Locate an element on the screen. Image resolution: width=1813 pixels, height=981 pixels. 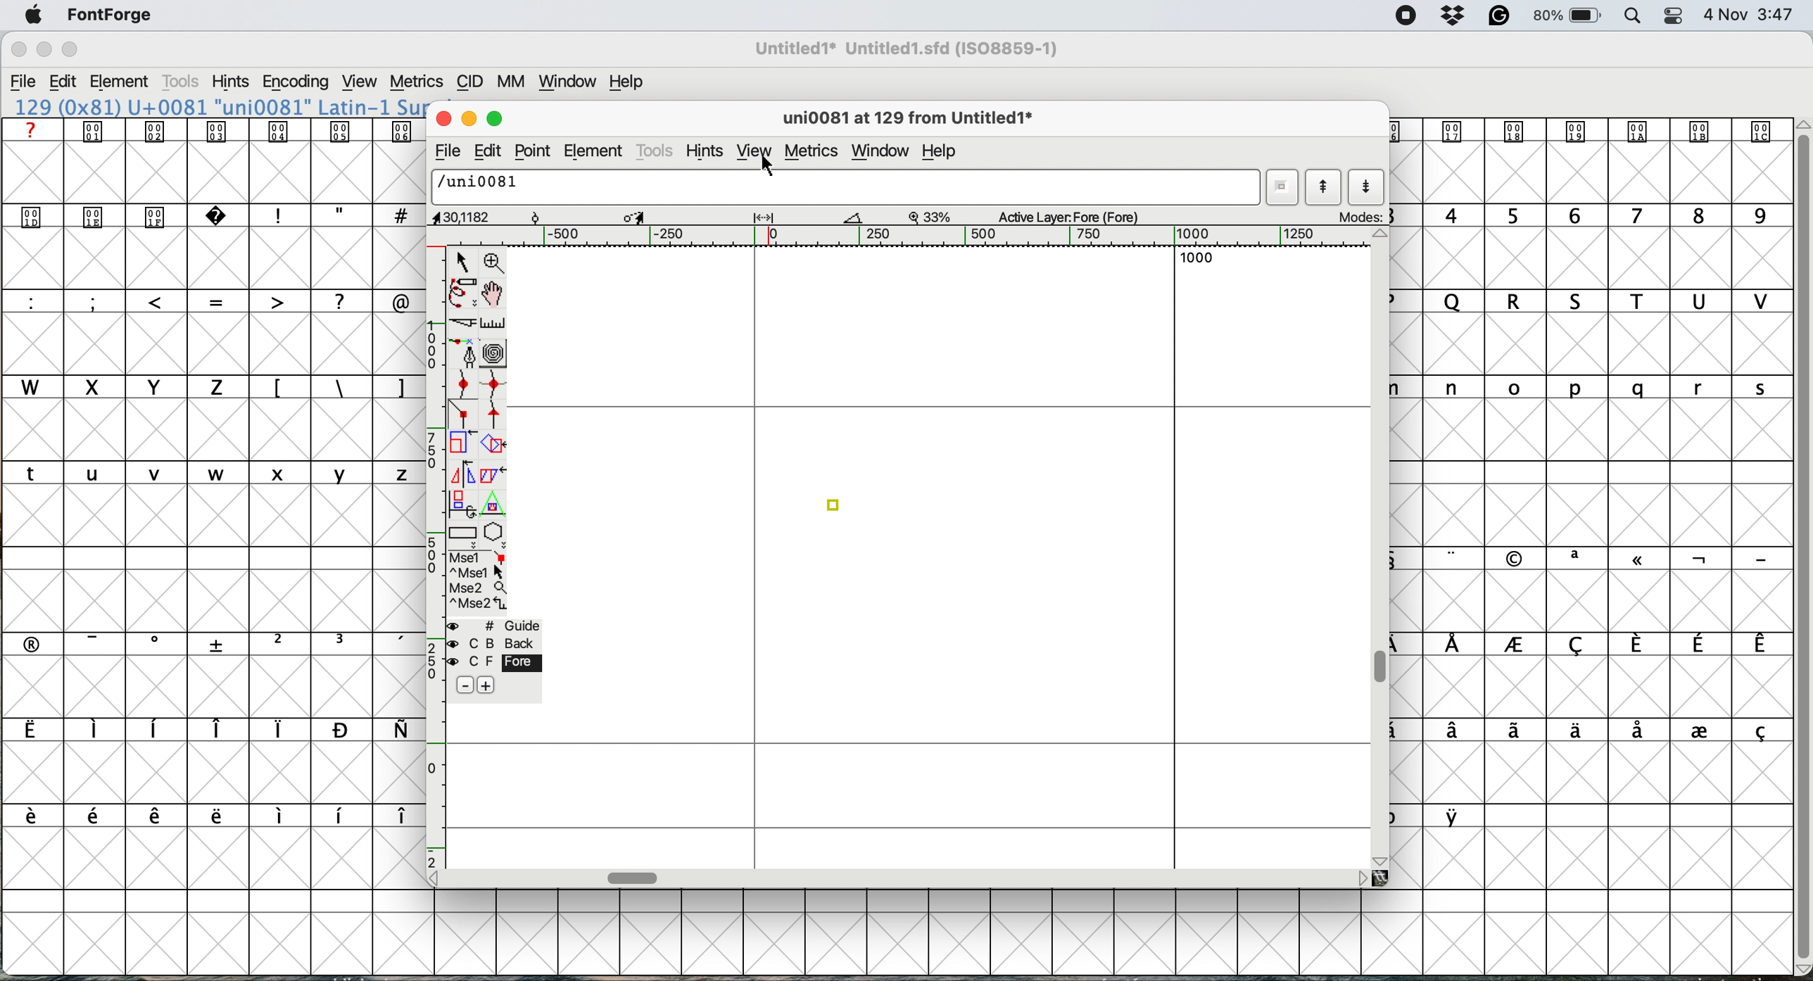
scroll by hand is located at coordinates (492, 292).